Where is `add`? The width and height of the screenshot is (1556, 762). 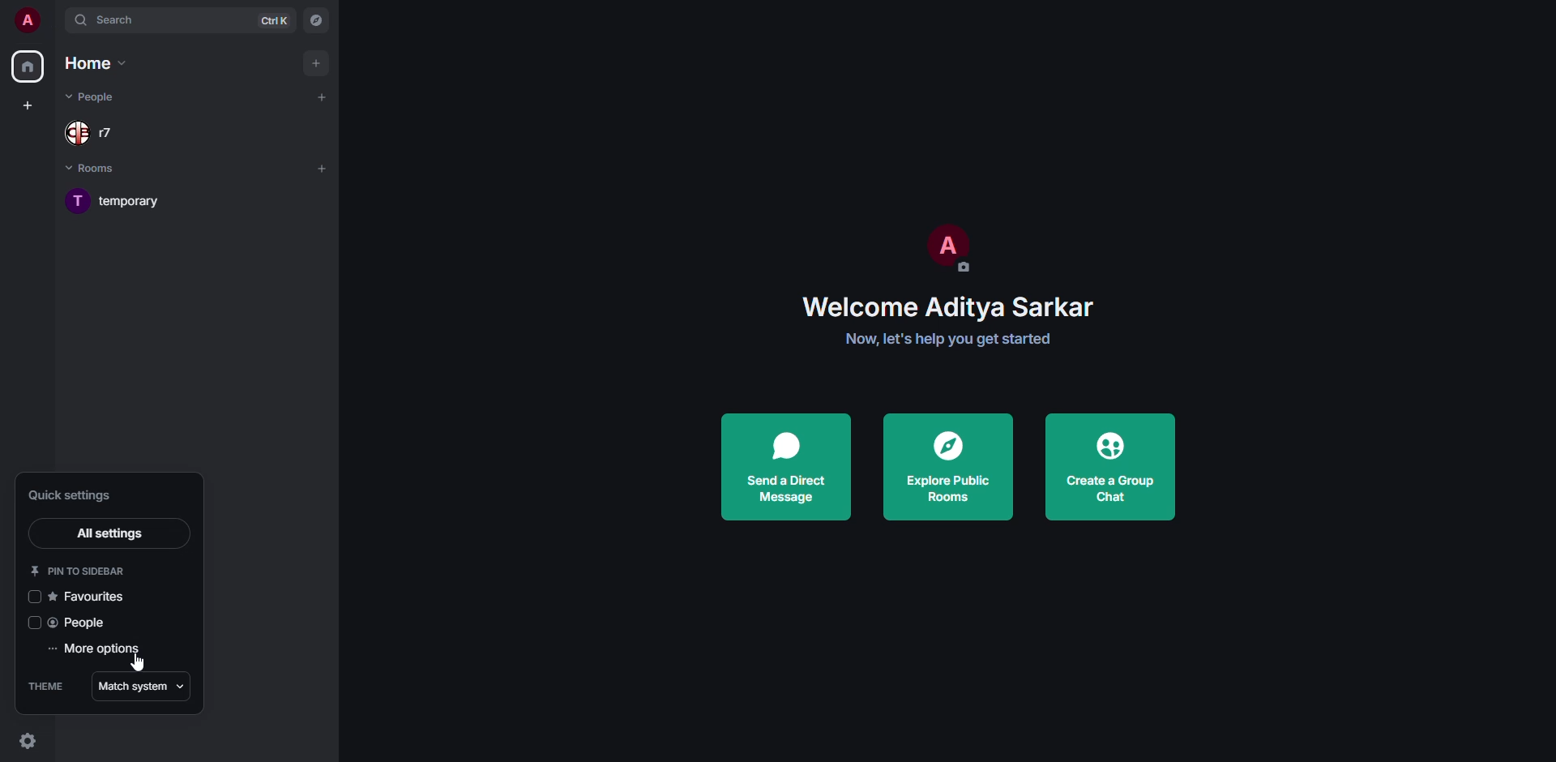 add is located at coordinates (321, 169).